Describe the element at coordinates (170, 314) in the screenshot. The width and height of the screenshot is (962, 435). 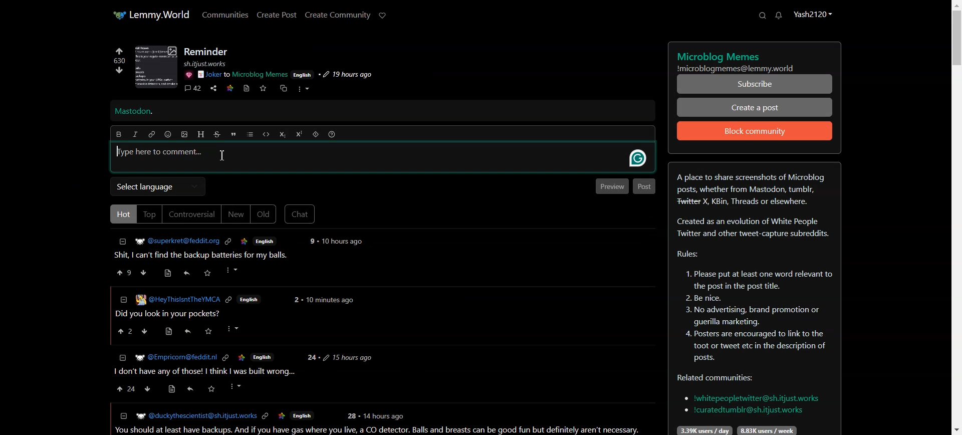
I see `Did you look in your pockets?` at that location.